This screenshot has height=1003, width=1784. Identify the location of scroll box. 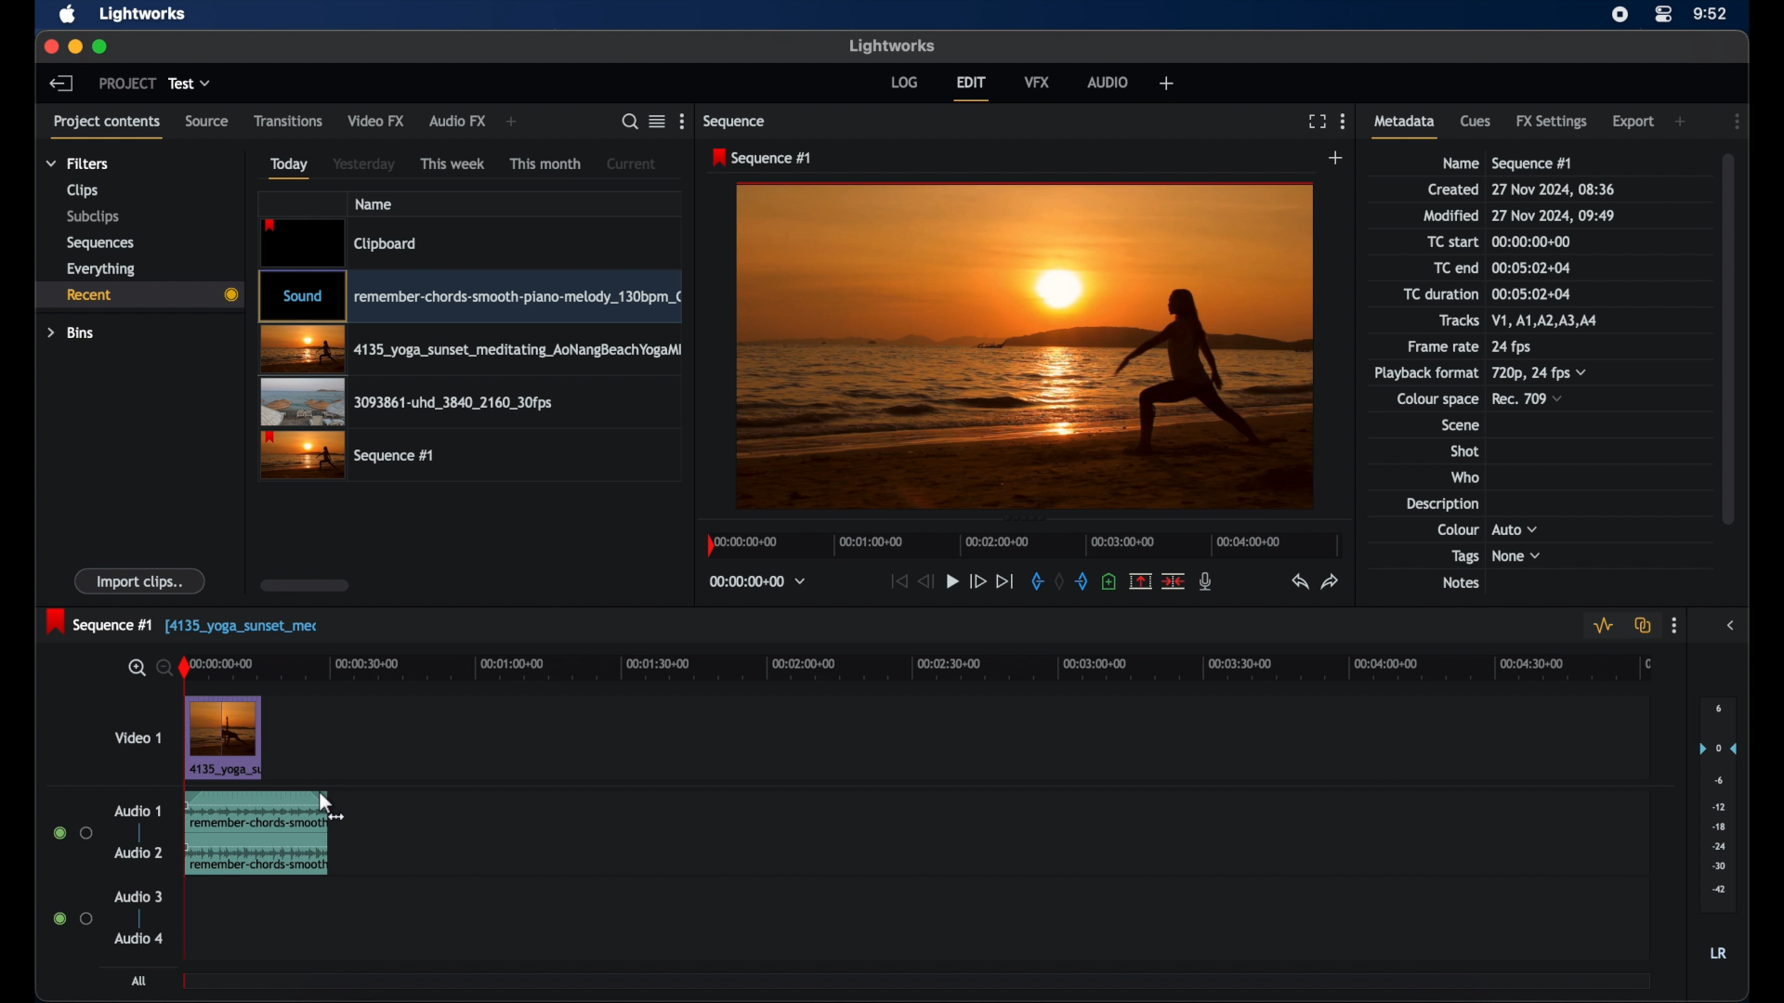
(306, 585).